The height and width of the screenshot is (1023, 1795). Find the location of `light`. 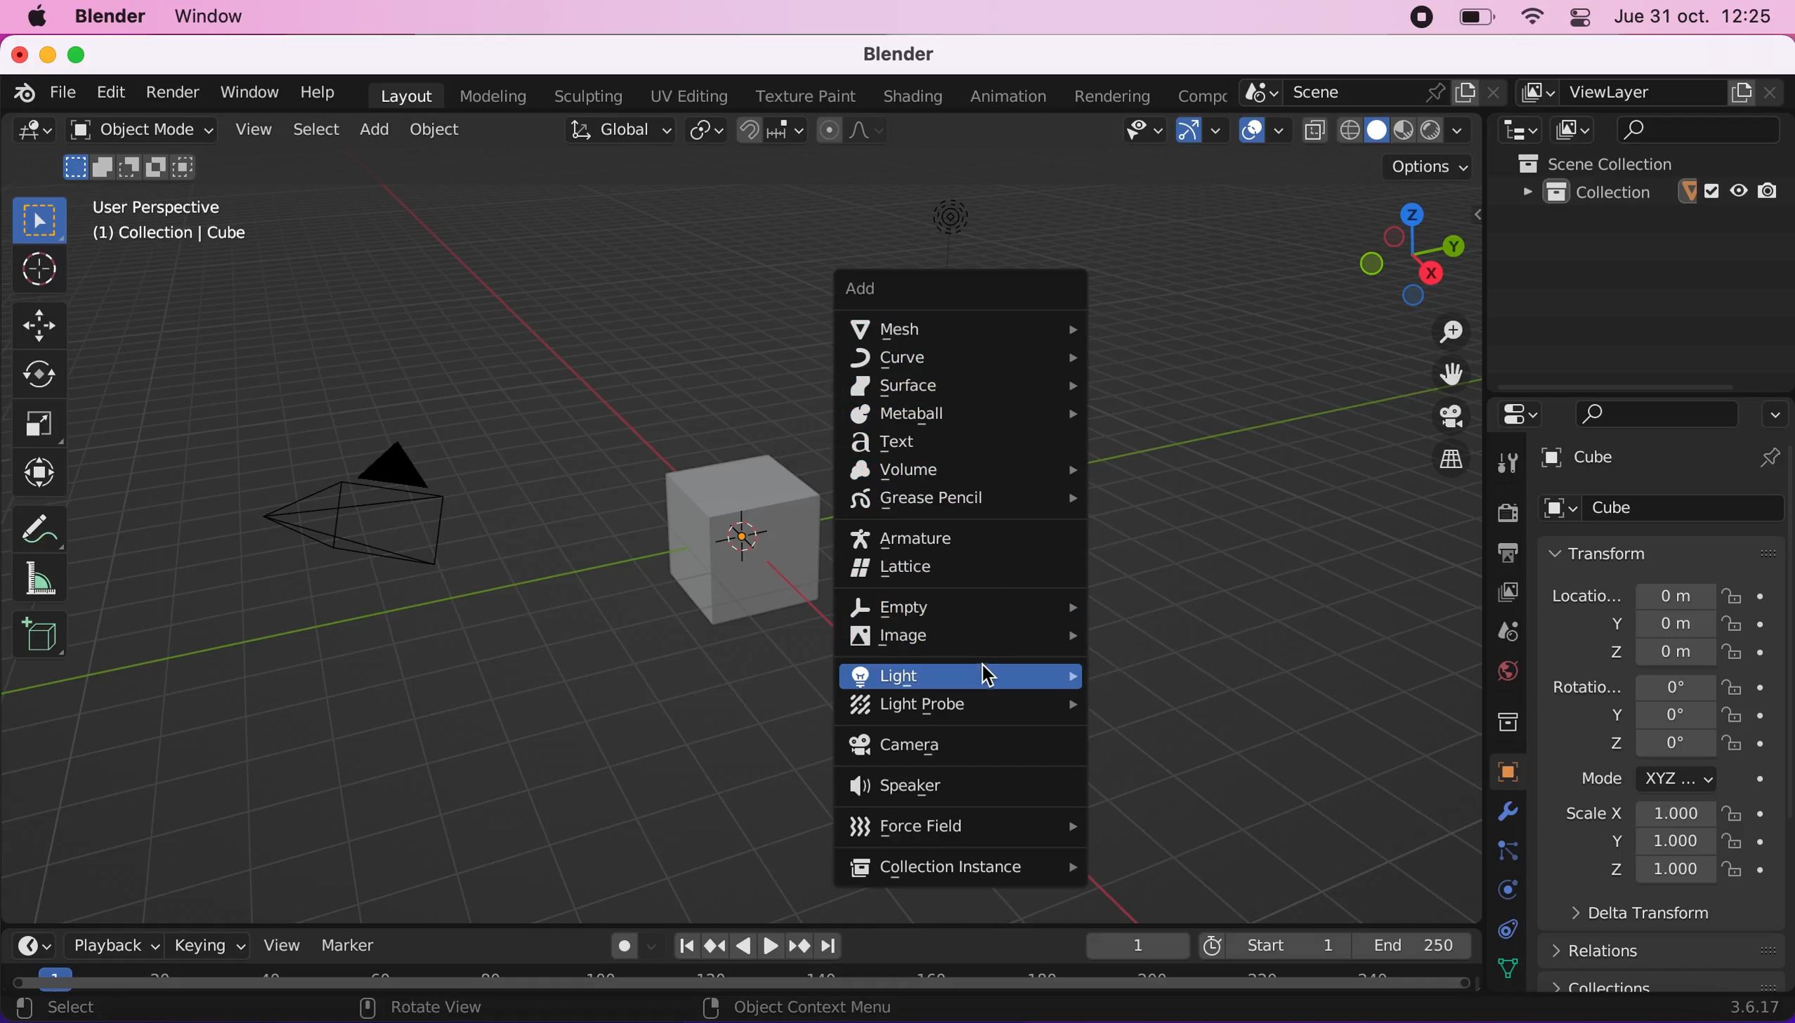

light is located at coordinates (959, 675).